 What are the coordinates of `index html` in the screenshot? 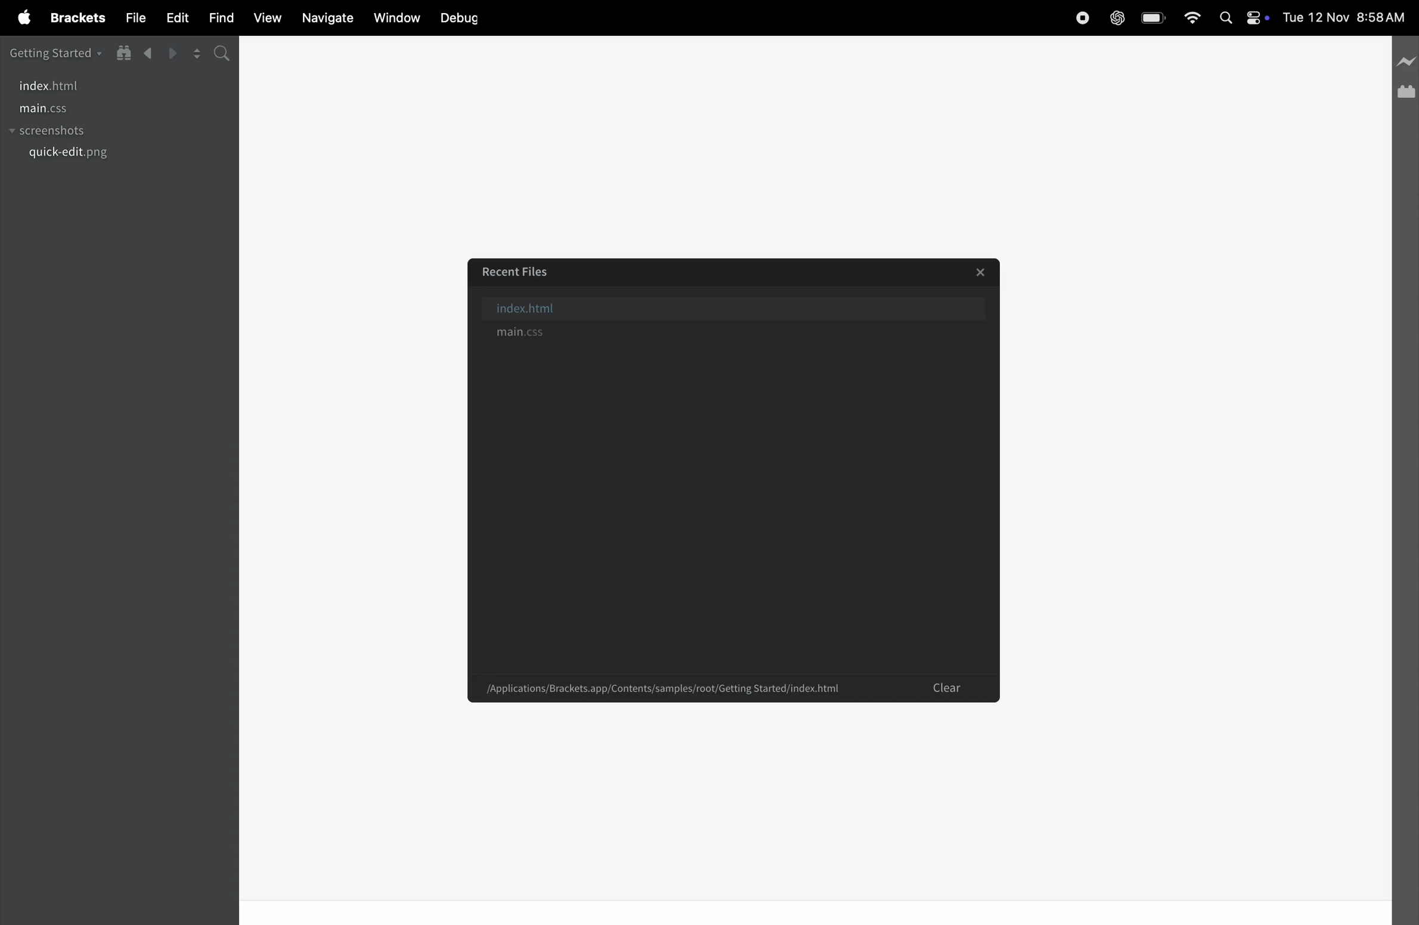 It's located at (743, 306).